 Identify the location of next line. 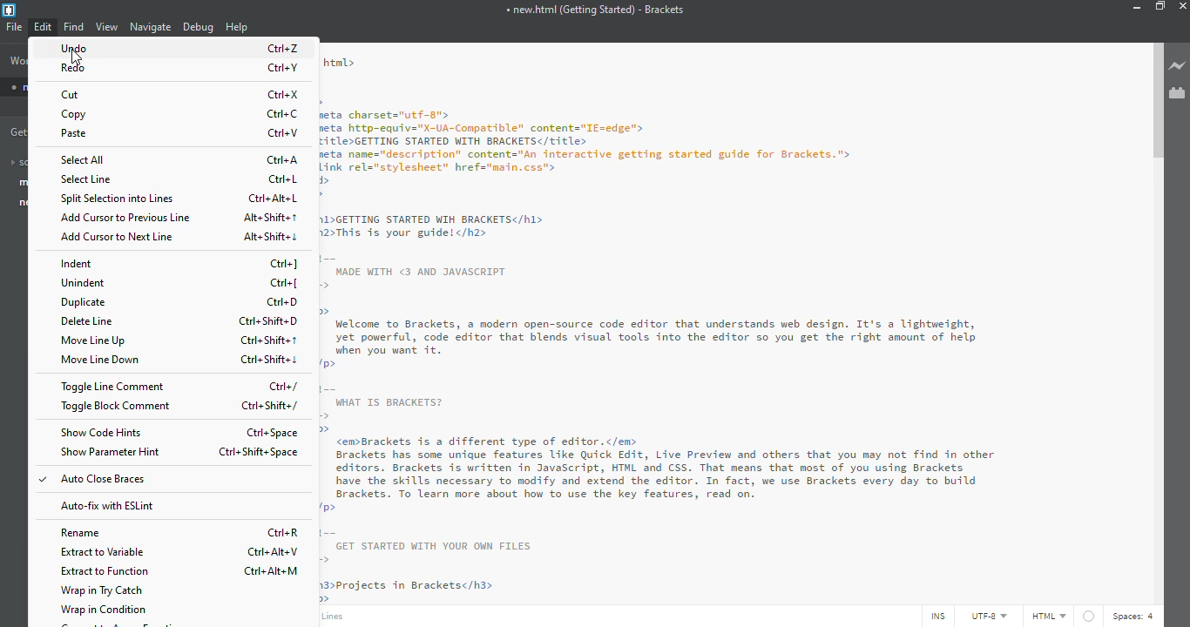
(121, 237).